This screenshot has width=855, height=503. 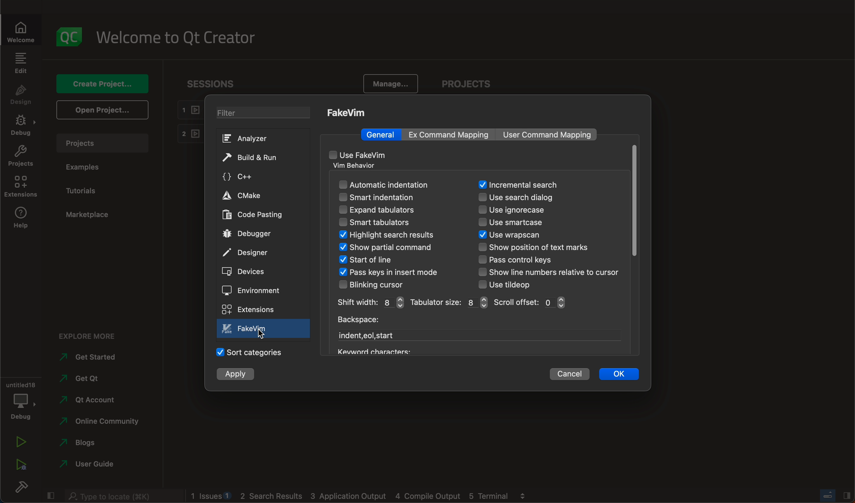 I want to click on manage, so click(x=391, y=85).